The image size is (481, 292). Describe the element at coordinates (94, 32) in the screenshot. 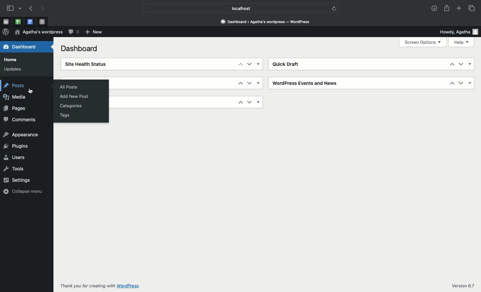

I see `New` at that location.